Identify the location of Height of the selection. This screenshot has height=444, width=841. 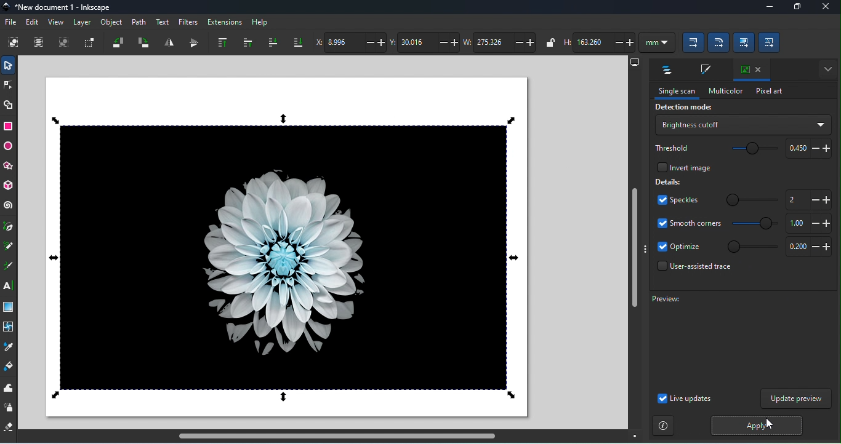
(599, 42).